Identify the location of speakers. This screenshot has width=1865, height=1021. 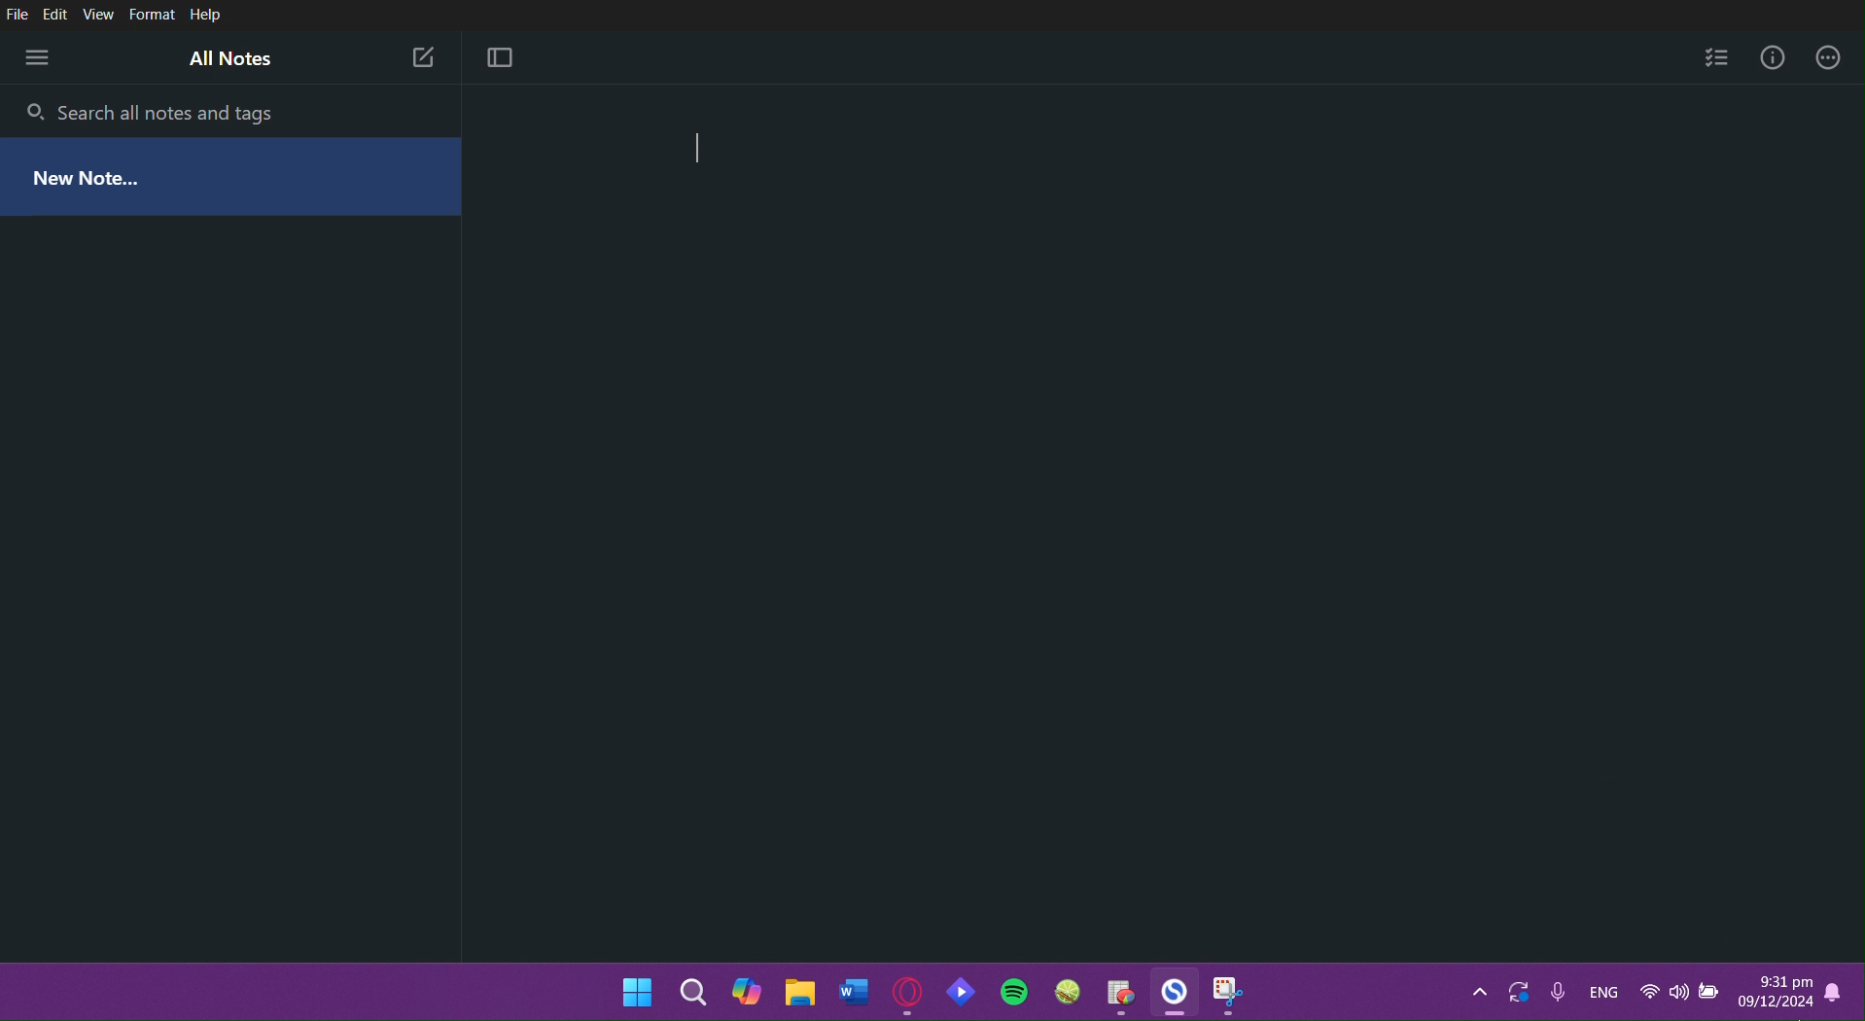
(1678, 993).